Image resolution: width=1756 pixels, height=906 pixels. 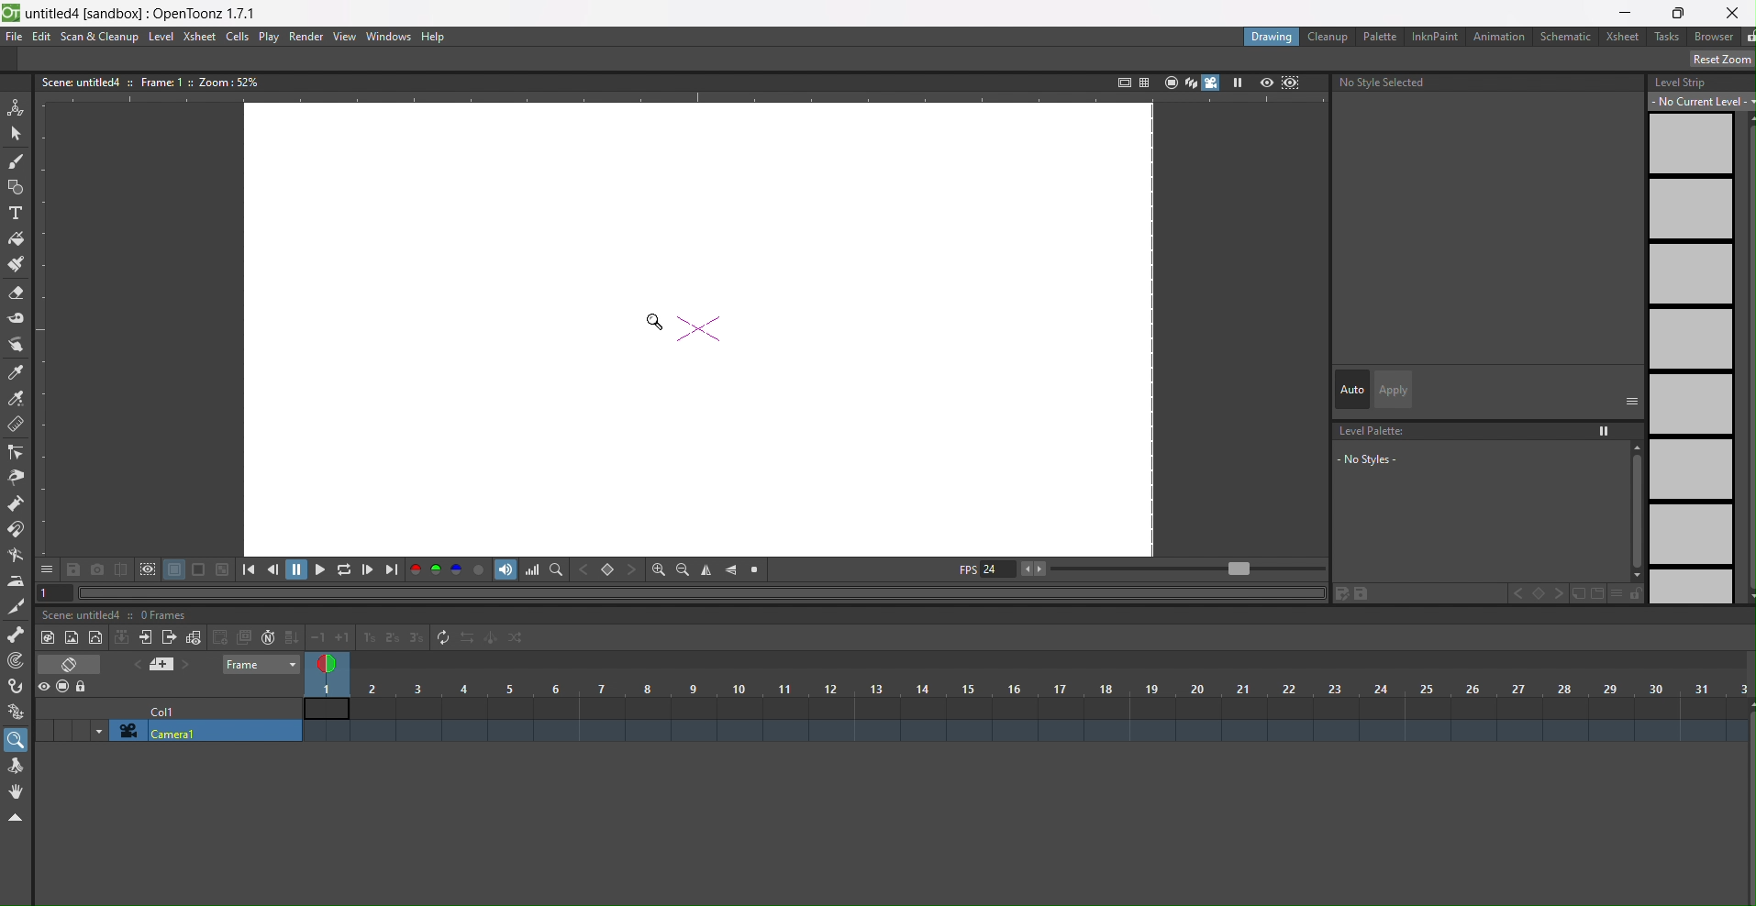 I want to click on view, so click(x=344, y=37).